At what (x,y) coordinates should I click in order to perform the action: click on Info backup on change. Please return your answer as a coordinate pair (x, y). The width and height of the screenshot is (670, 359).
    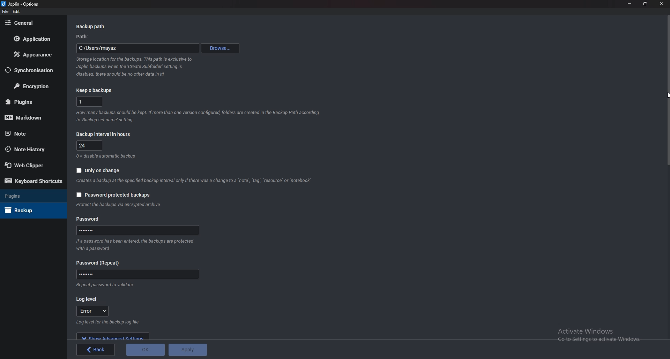
    Looking at the image, I should click on (195, 181).